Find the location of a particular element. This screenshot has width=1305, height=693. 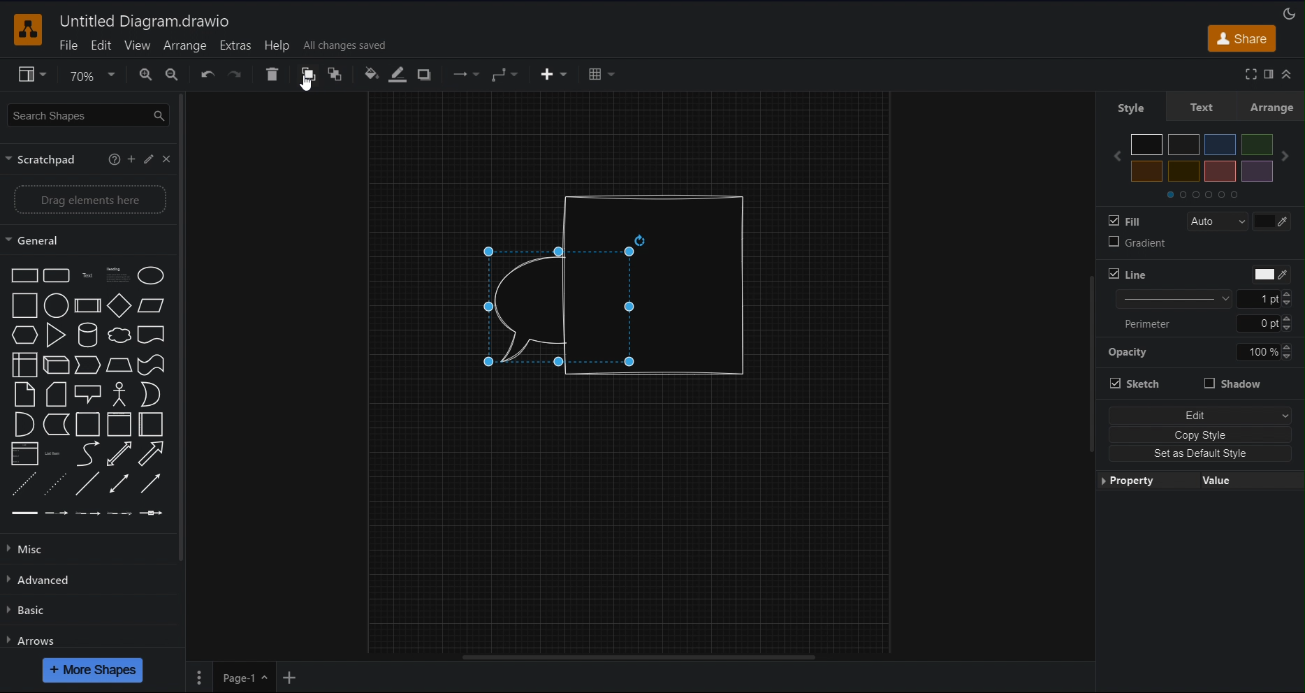

Pages is located at coordinates (199, 677).